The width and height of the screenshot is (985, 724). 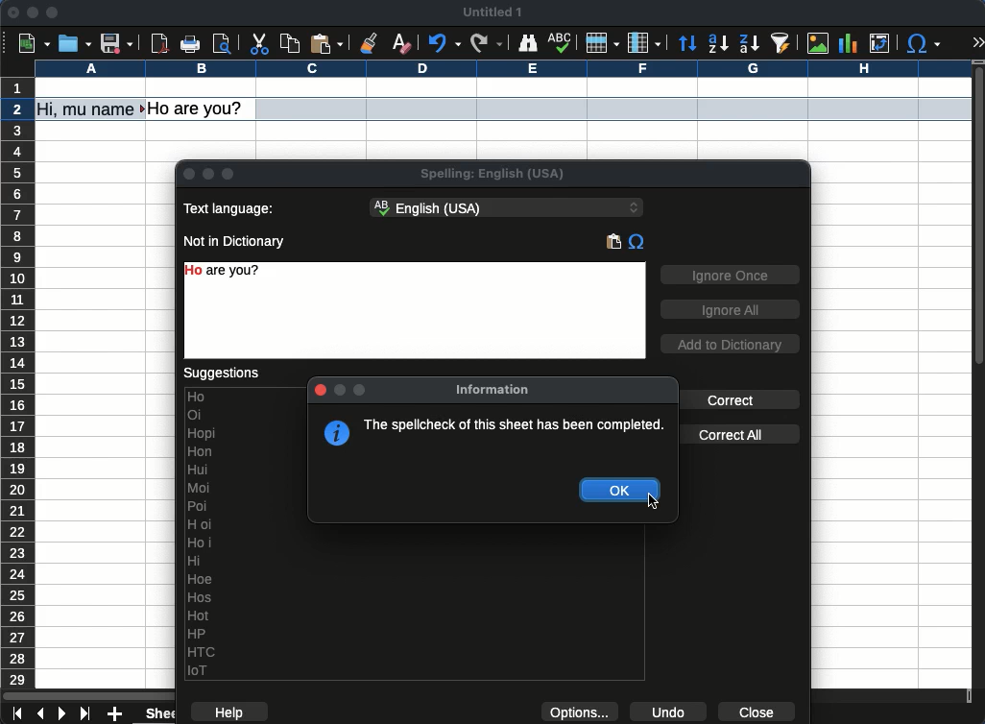 I want to click on previous sheet, so click(x=42, y=714).